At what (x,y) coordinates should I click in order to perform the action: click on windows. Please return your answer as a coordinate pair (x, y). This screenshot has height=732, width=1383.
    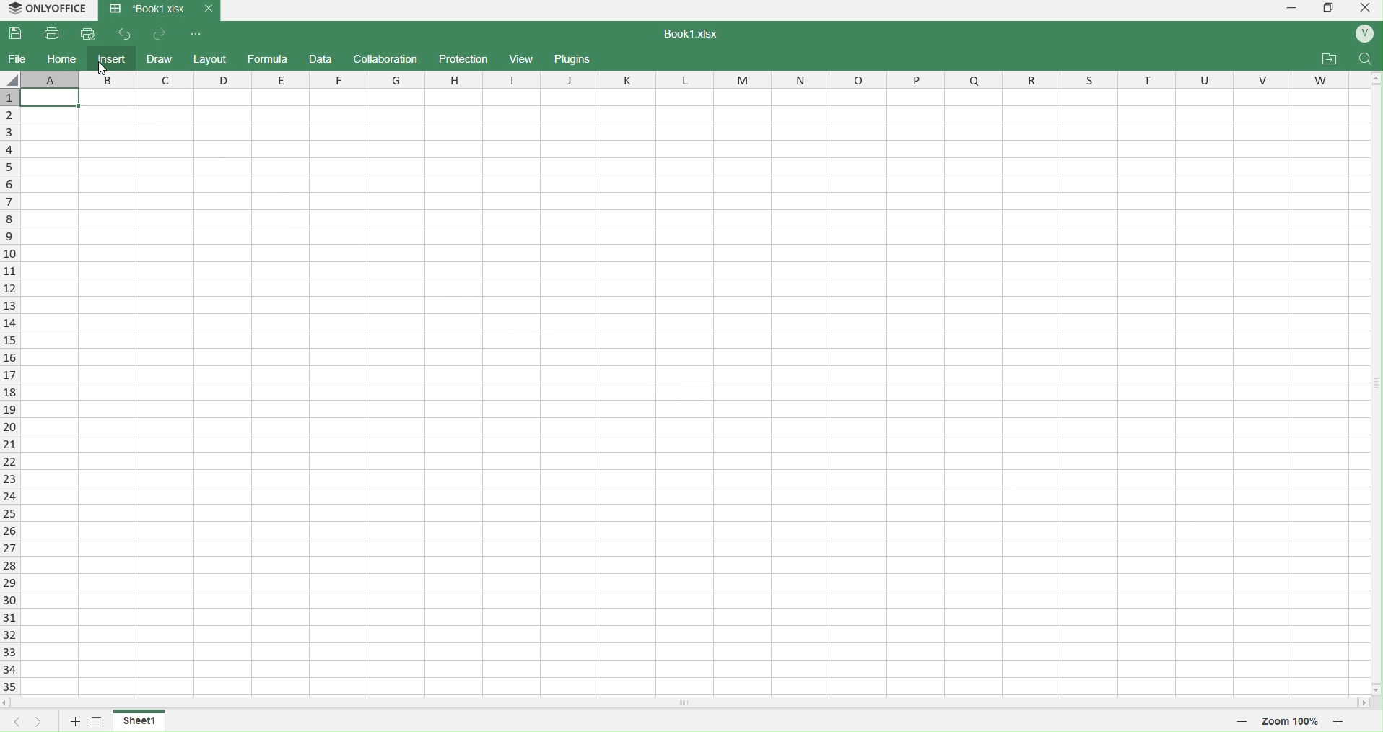
    Looking at the image, I should click on (1327, 10).